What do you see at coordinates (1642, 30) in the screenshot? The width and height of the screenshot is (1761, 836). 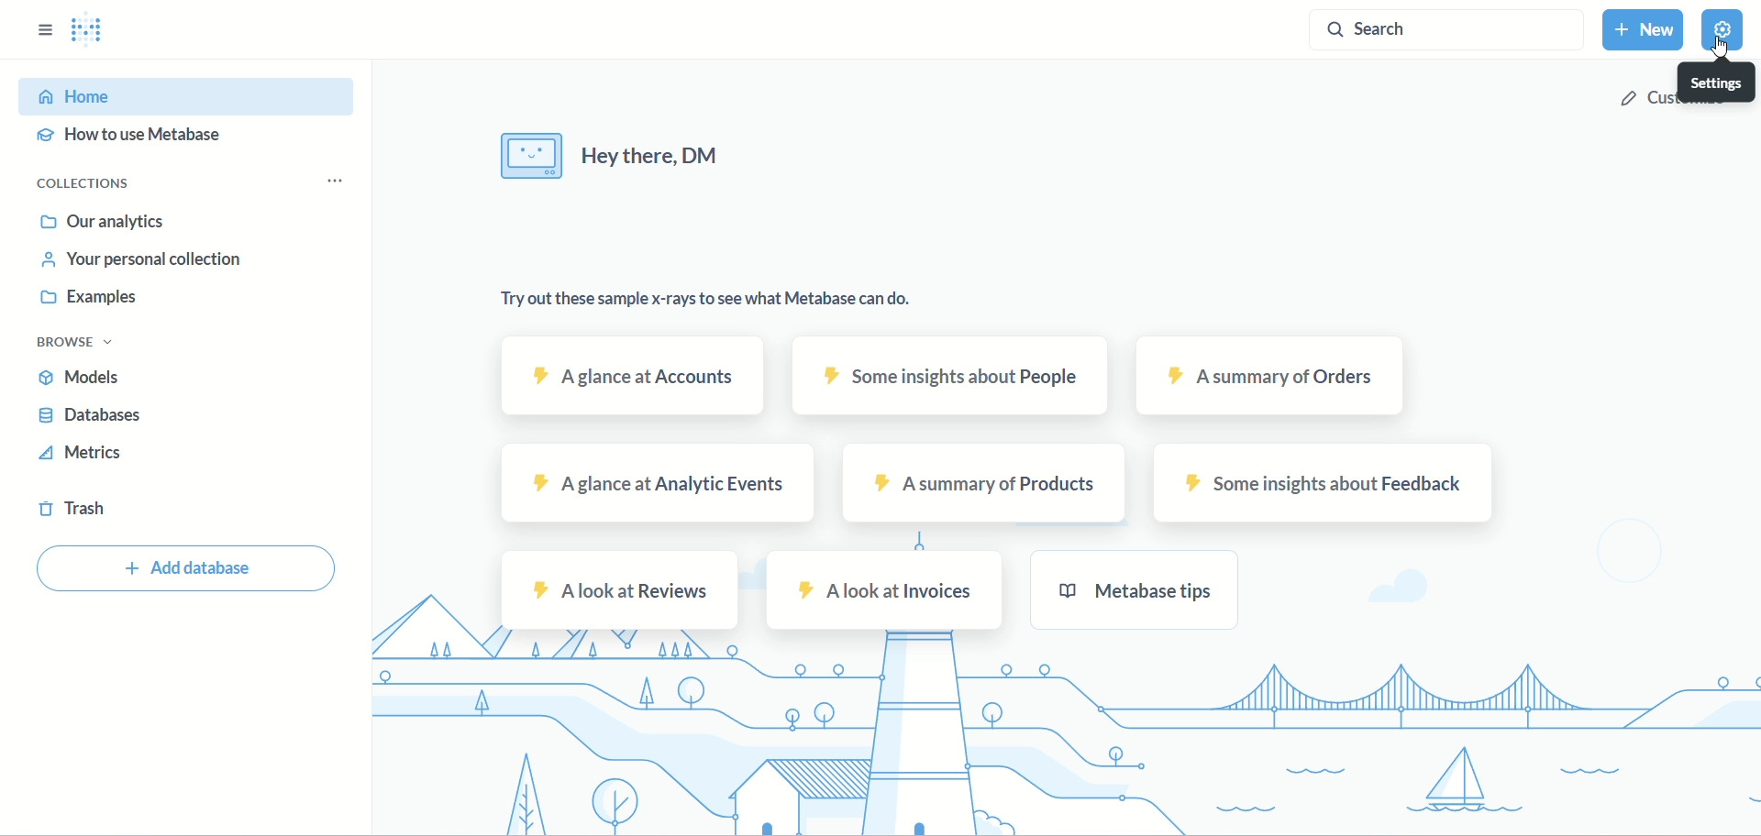 I see `new` at bounding box center [1642, 30].